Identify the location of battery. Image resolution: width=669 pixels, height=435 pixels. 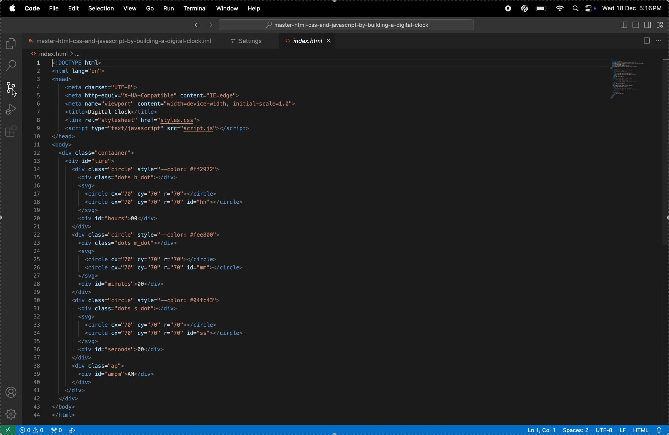
(541, 9).